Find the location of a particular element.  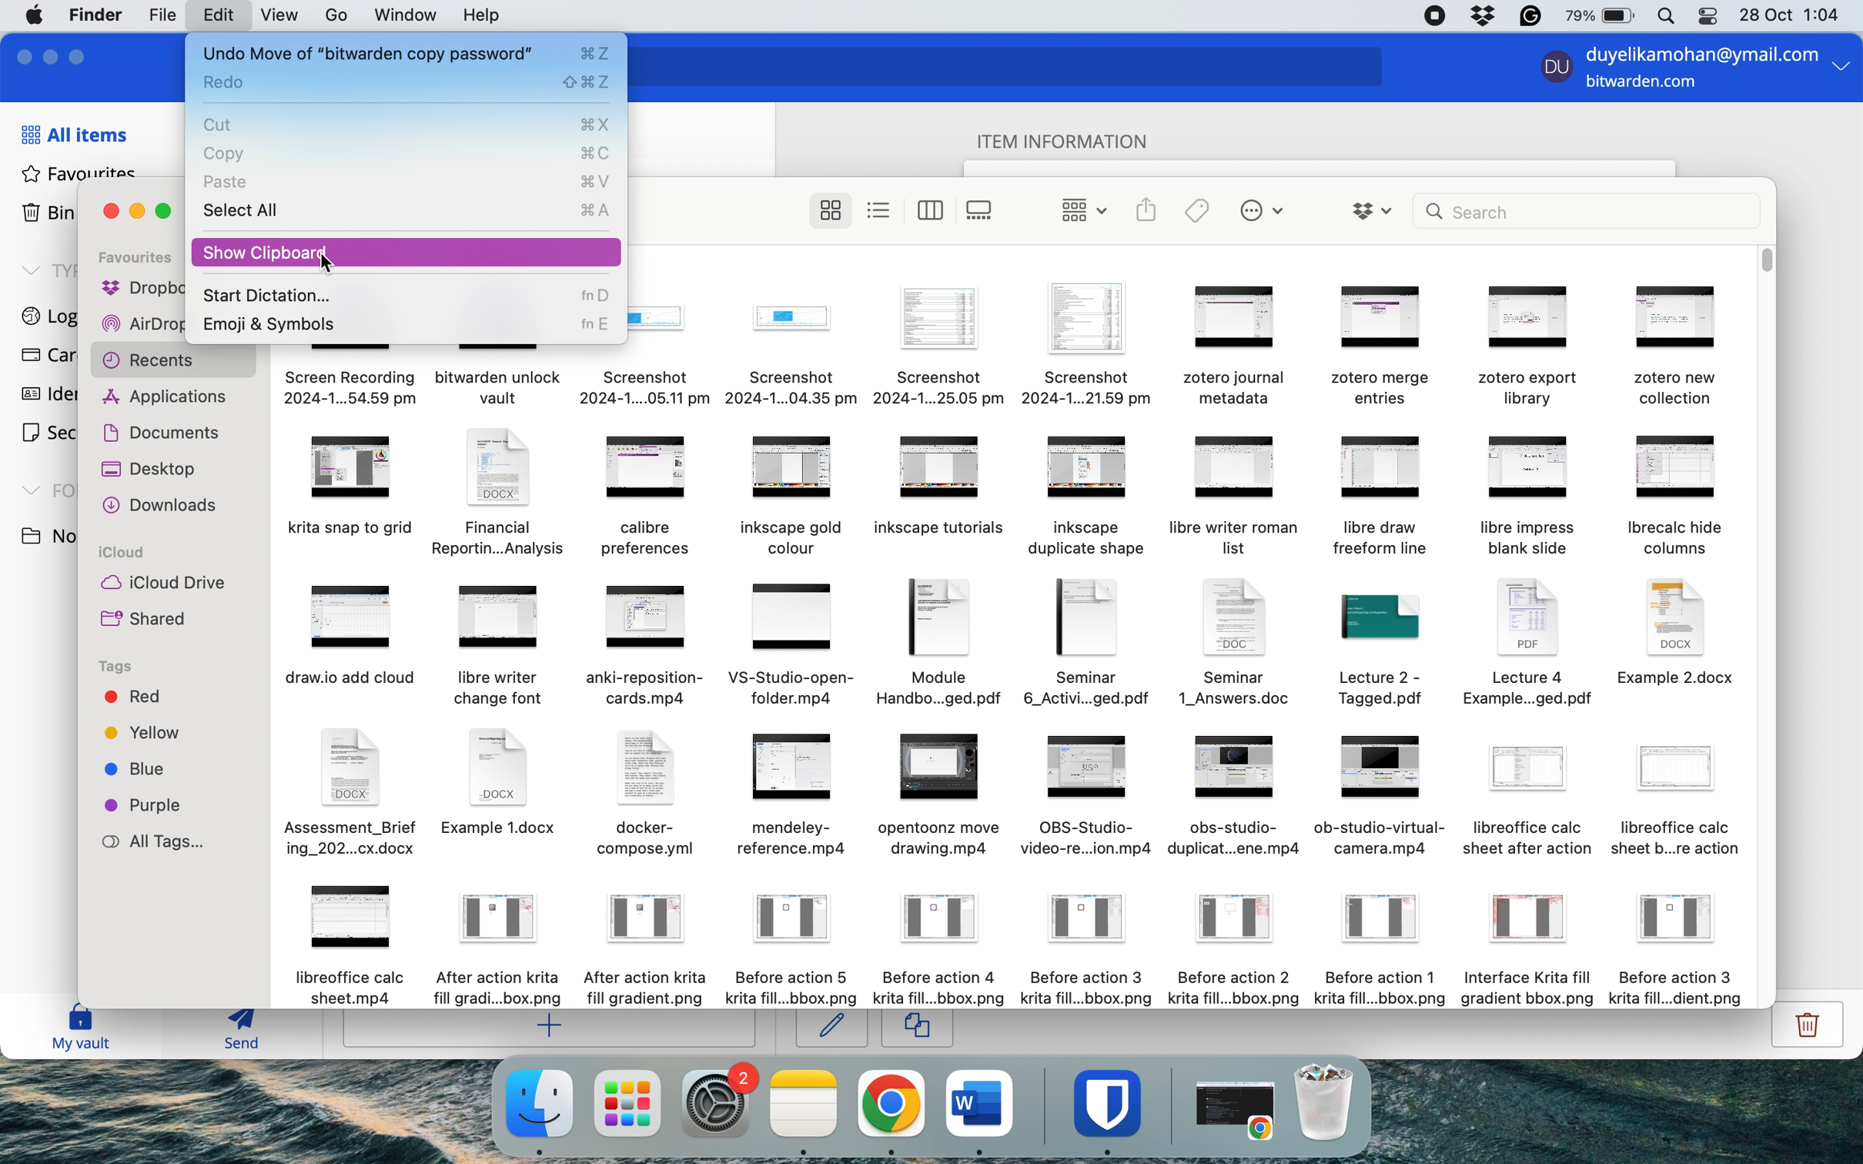

user profile is located at coordinates (1552, 70).